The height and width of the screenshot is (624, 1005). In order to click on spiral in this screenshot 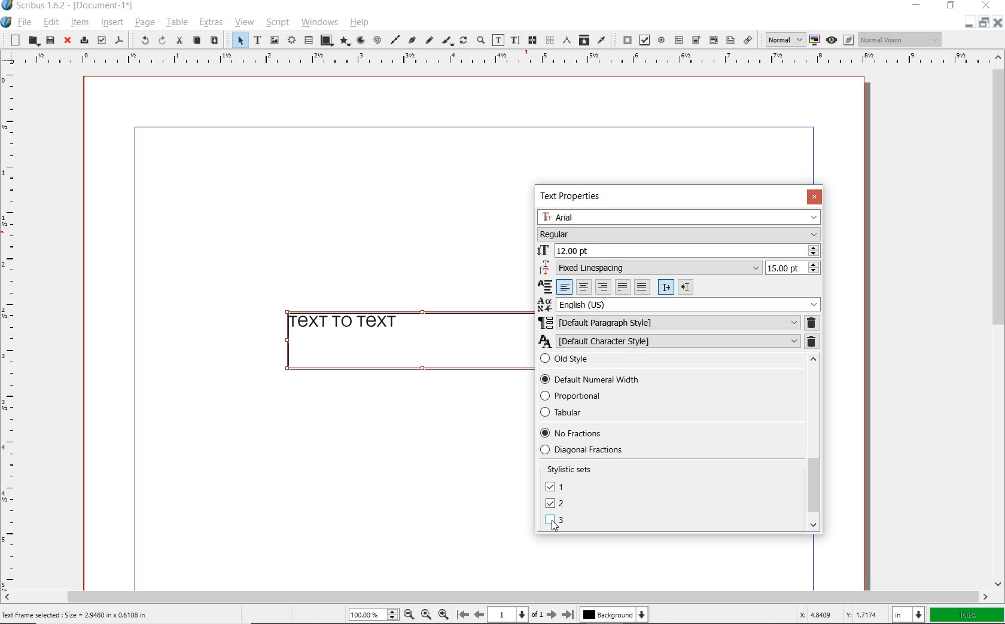, I will do `click(377, 41)`.